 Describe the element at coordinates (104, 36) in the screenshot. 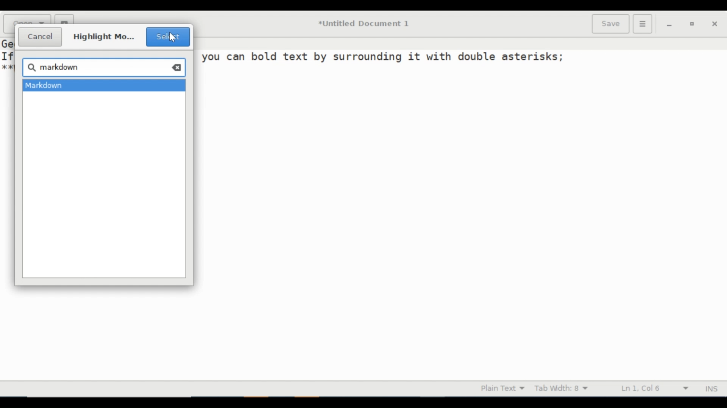

I see `Highlight mo...` at that location.